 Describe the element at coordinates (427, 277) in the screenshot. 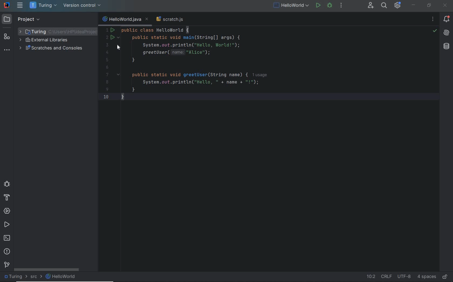

I see `indent` at that location.